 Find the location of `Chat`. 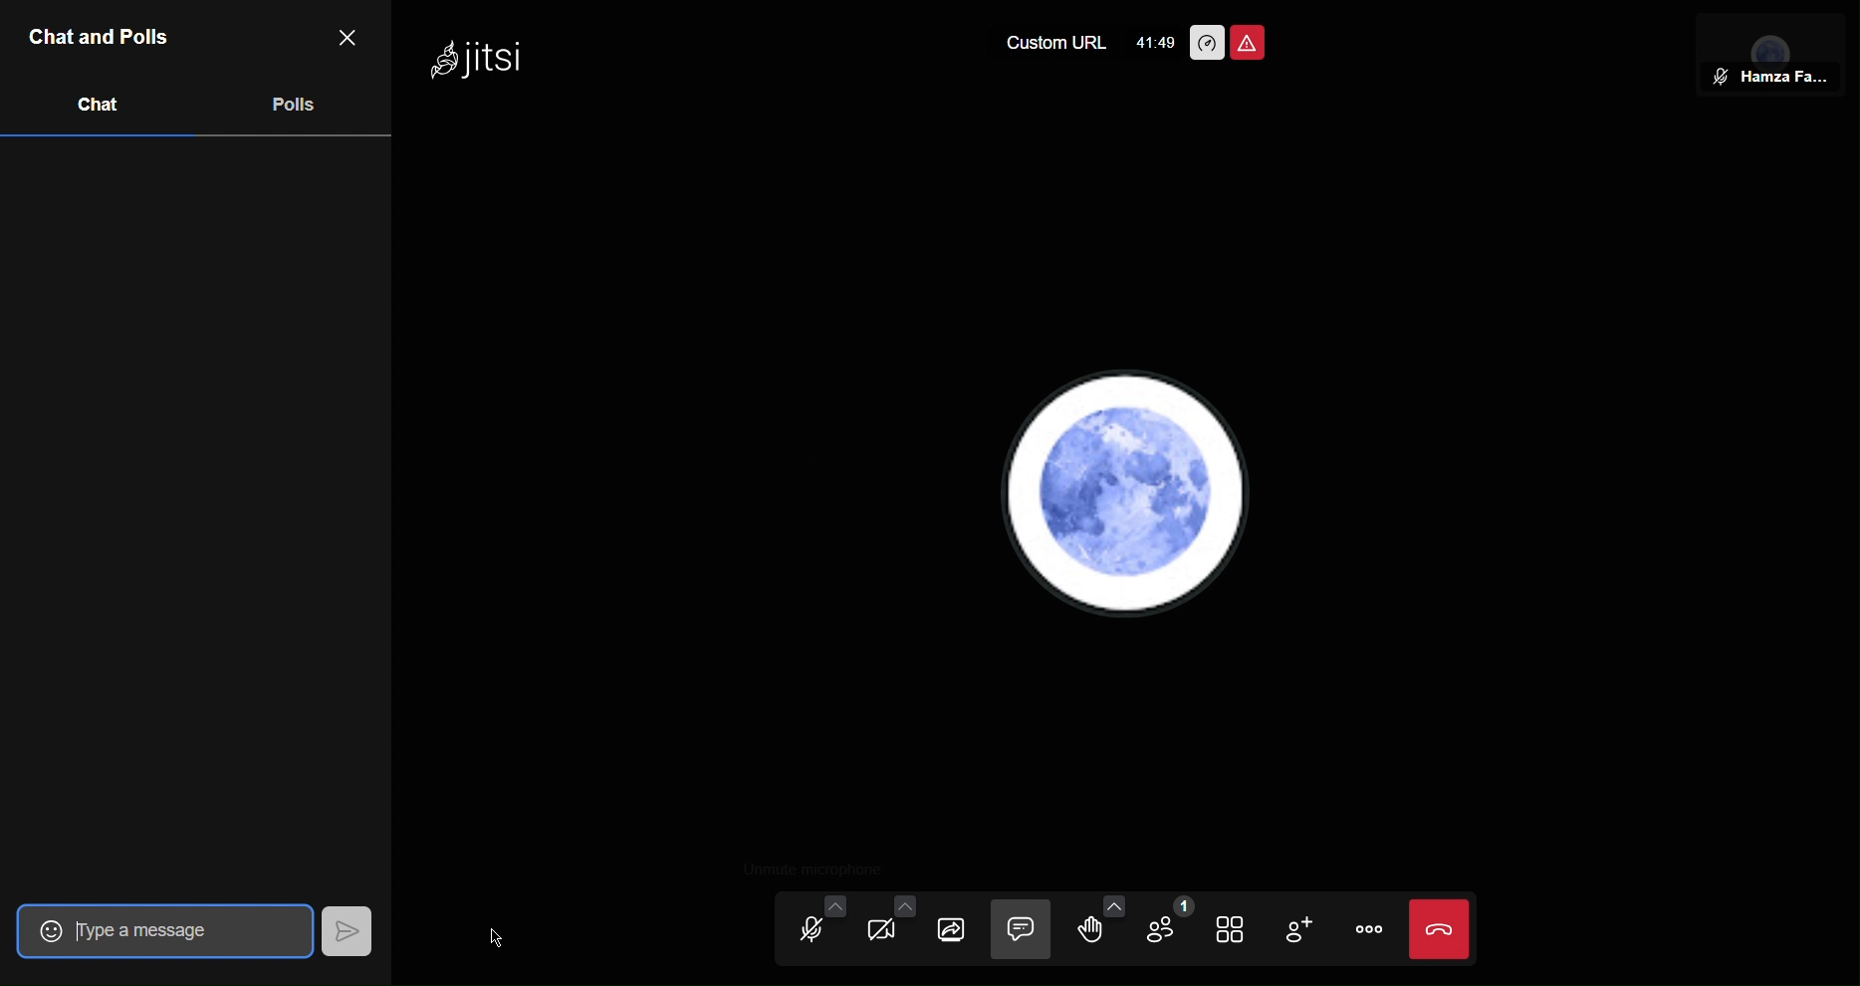

Chat is located at coordinates (97, 104).